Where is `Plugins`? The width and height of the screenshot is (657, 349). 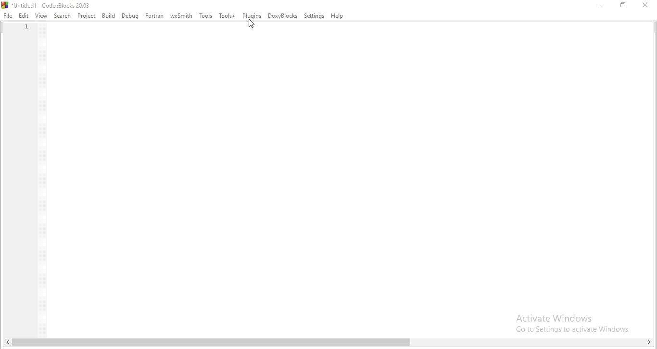
Plugins is located at coordinates (252, 15).